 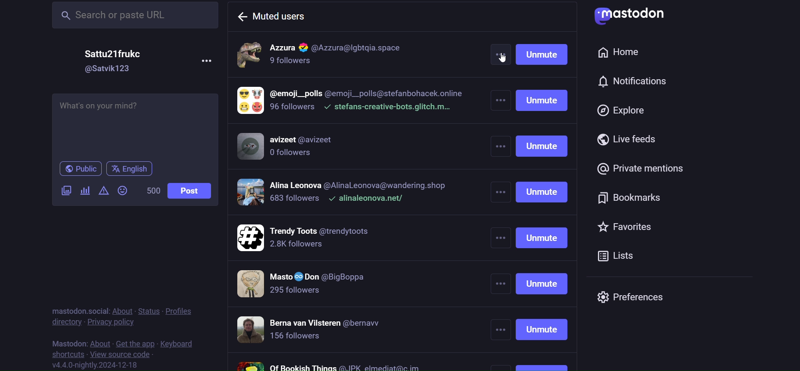 What do you see at coordinates (84, 190) in the screenshot?
I see `poll` at bounding box center [84, 190].